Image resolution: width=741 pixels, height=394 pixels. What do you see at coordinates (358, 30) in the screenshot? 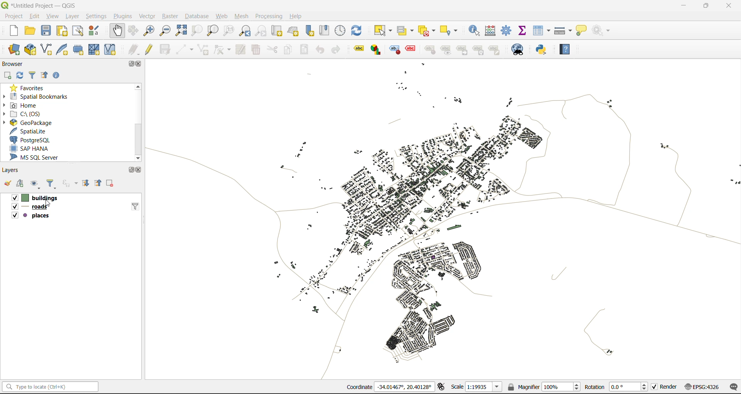
I see `refresh` at bounding box center [358, 30].